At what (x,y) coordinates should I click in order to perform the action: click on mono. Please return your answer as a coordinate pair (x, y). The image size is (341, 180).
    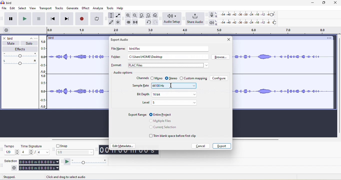
    Looking at the image, I should click on (156, 78).